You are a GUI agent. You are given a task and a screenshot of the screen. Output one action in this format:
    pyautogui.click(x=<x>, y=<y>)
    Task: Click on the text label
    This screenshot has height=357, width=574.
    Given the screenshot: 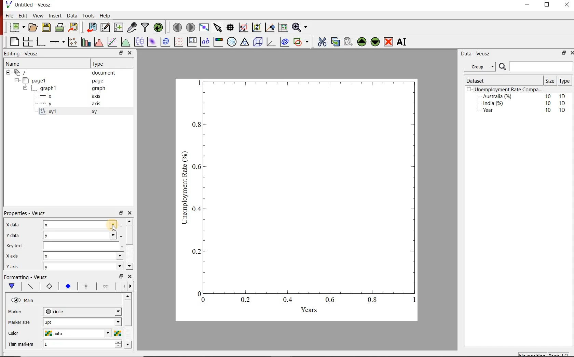 What is the action you would take?
    pyautogui.click(x=205, y=42)
    